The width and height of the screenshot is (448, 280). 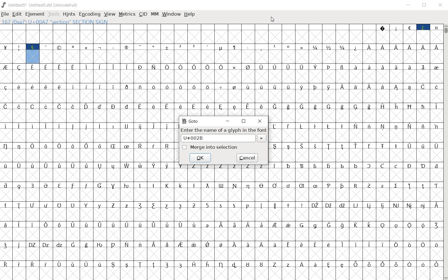 I want to click on Latin extended characters, so click(x=402, y=54).